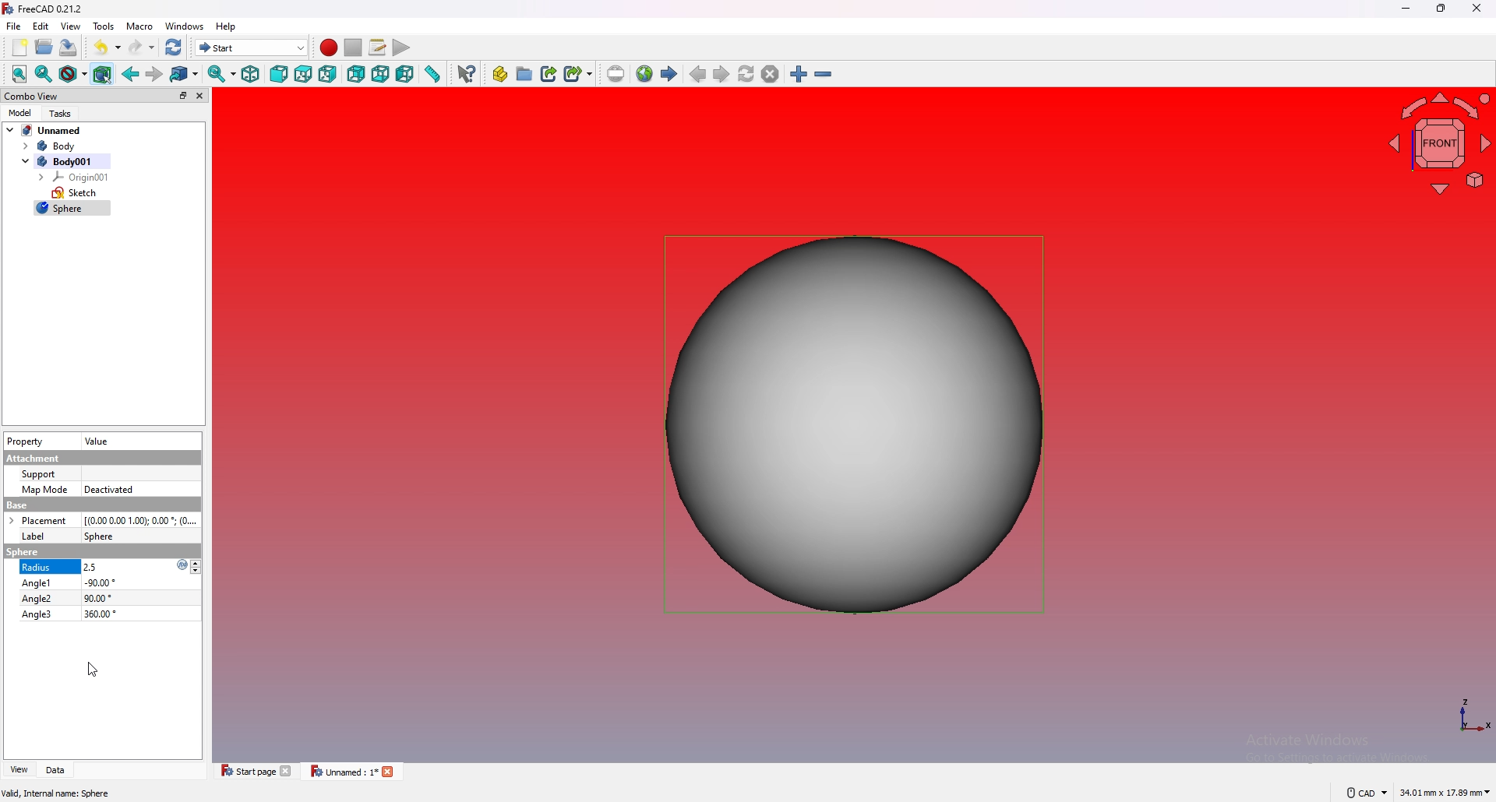 This screenshot has width=1496, height=802. I want to click on navigating cube, so click(1437, 142).